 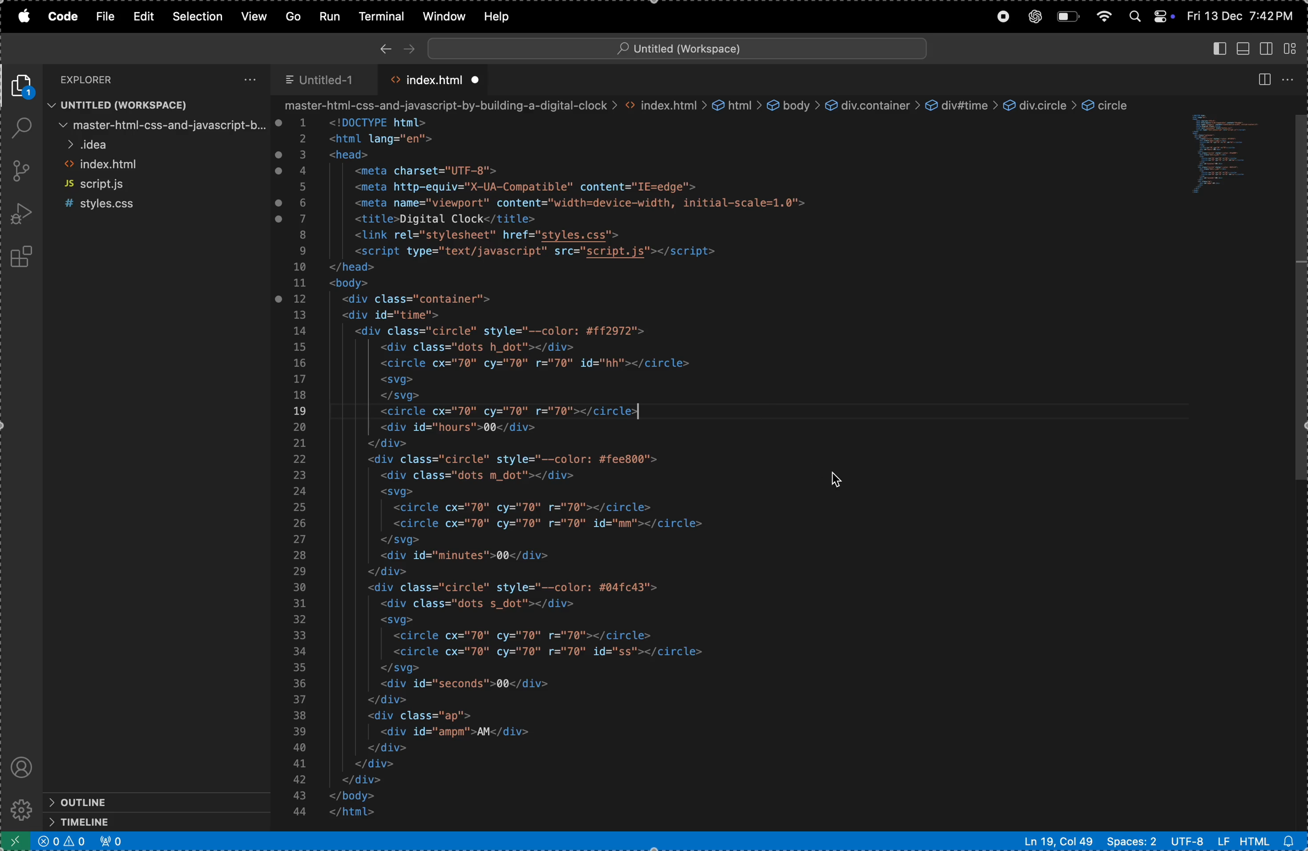 What do you see at coordinates (1246, 48) in the screenshot?
I see `toggle panel` at bounding box center [1246, 48].